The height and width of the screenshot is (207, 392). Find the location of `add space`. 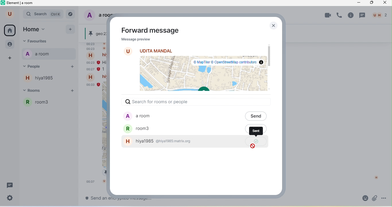

add space is located at coordinates (9, 58).